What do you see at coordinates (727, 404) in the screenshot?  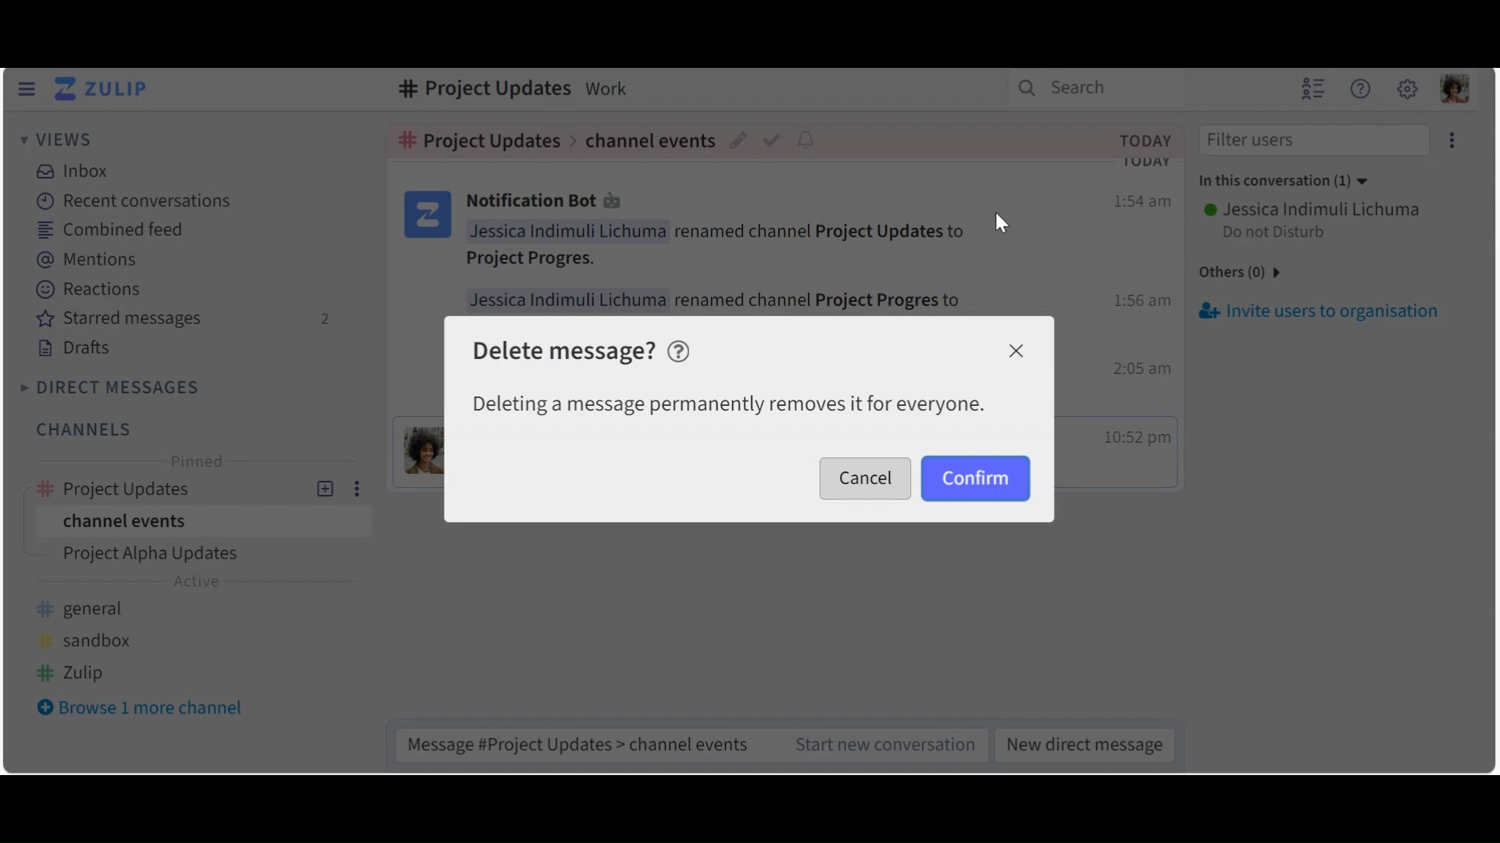 I see `Delete message prompt` at bounding box center [727, 404].